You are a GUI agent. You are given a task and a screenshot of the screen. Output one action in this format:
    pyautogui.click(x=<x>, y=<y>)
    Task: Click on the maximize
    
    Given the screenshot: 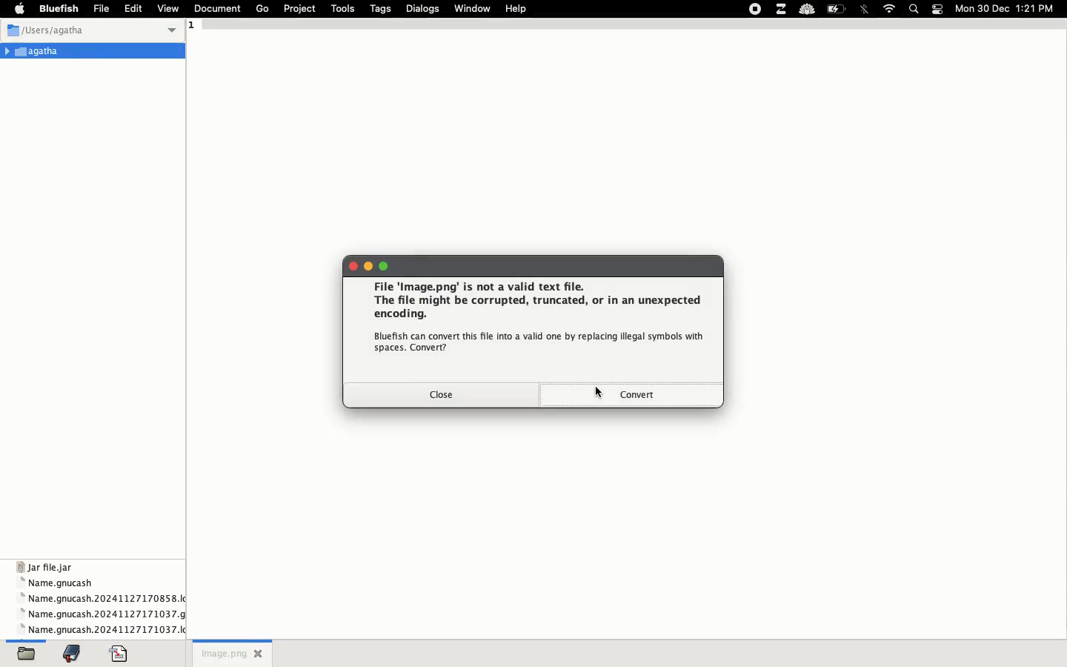 What is the action you would take?
    pyautogui.click(x=382, y=266)
    